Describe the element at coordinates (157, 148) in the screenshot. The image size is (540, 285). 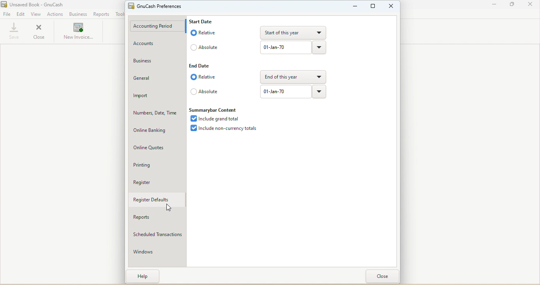
I see `Online quotes` at that location.